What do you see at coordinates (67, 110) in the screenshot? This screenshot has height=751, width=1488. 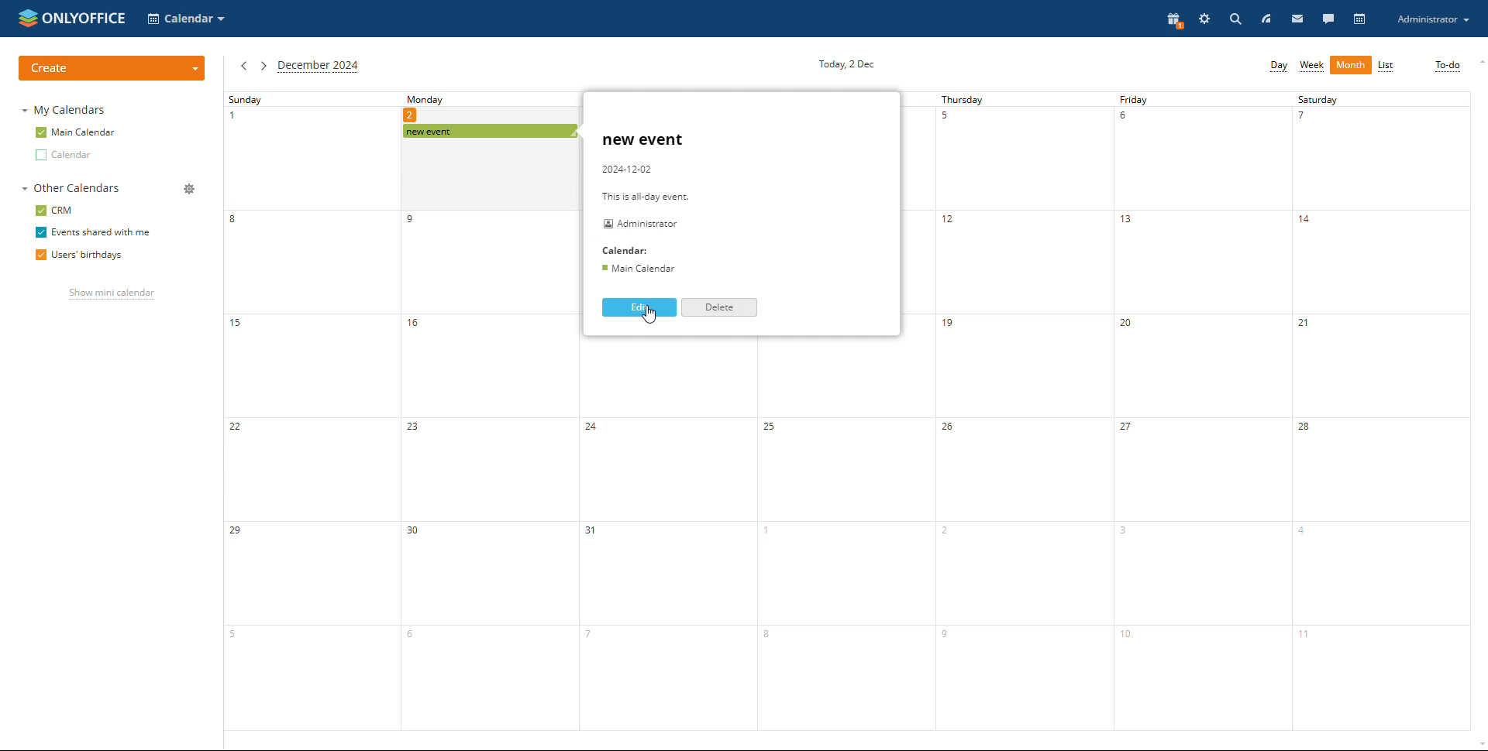 I see `my calendars` at bounding box center [67, 110].